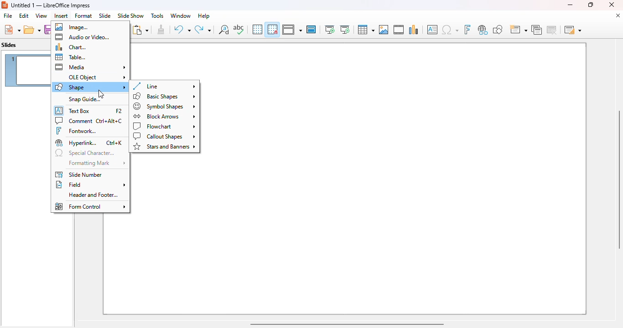  What do you see at coordinates (72, 27) in the screenshot?
I see `image` at bounding box center [72, 27].